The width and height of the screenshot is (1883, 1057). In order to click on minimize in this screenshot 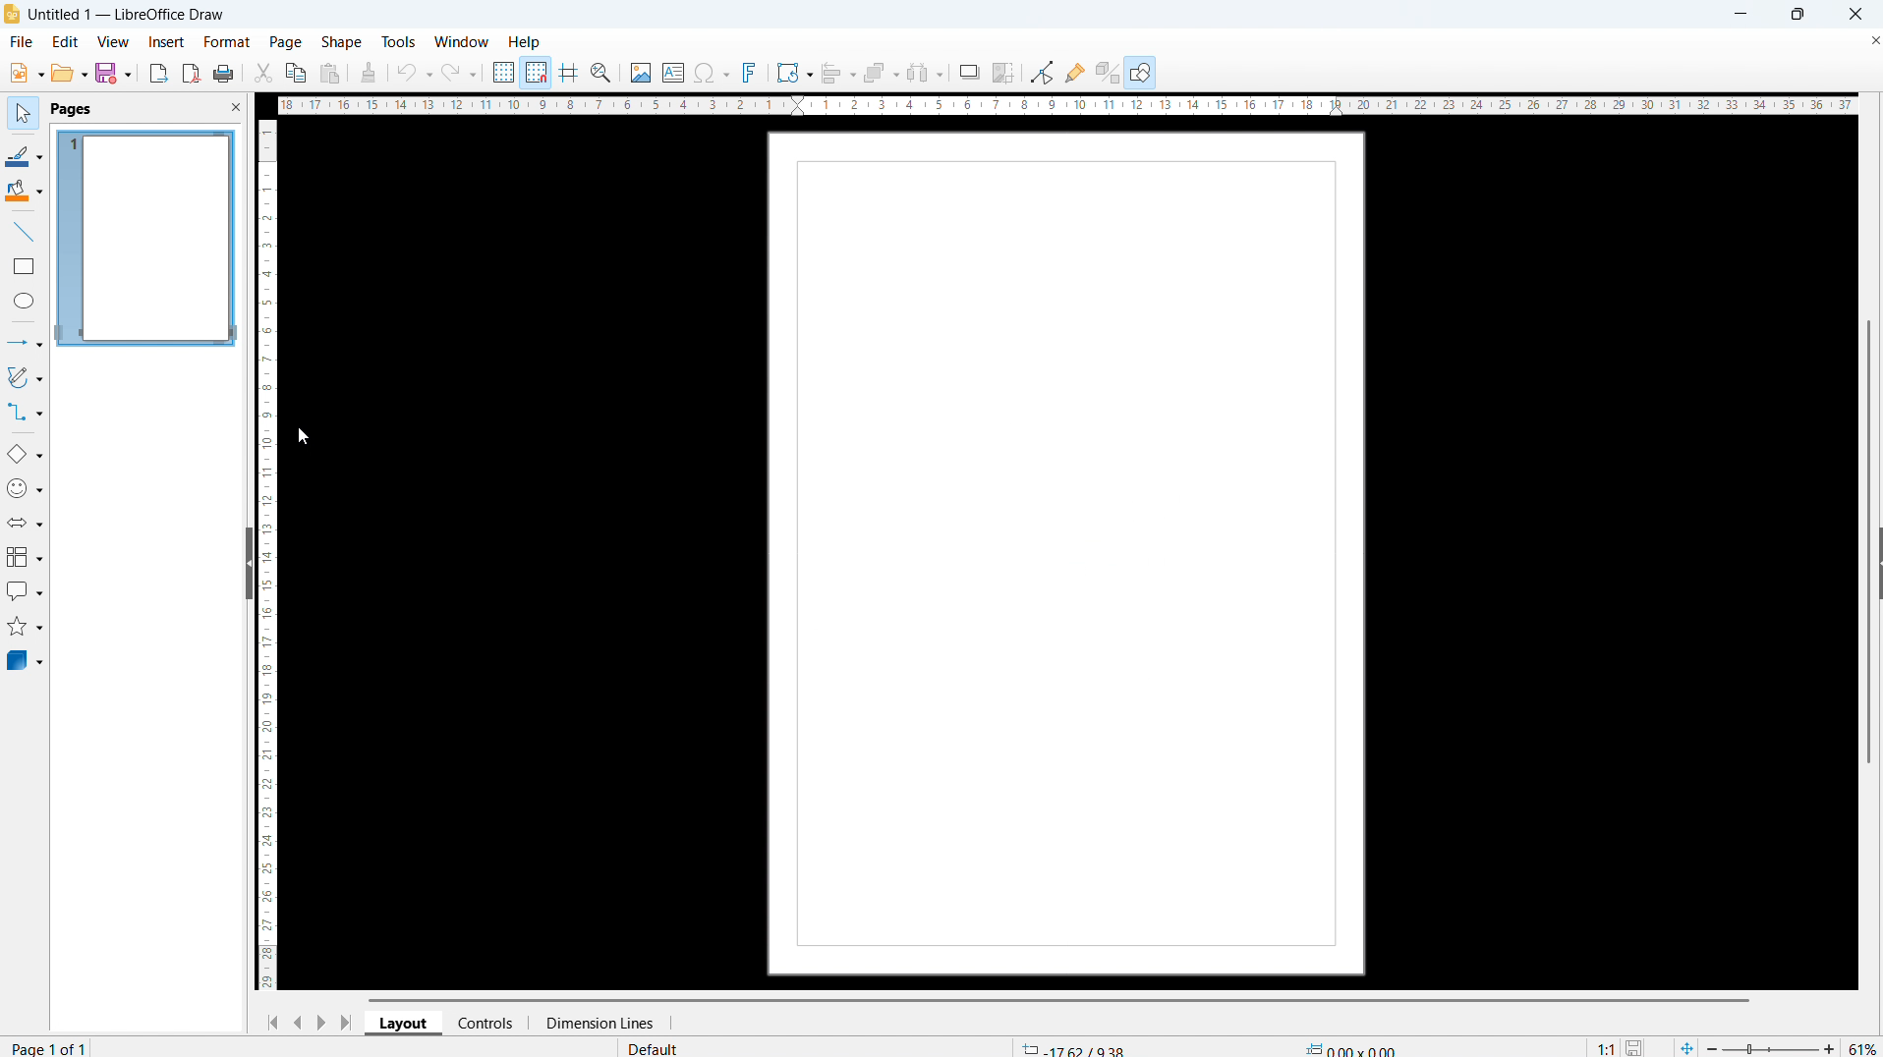, I will do `click(1742, 15)`.